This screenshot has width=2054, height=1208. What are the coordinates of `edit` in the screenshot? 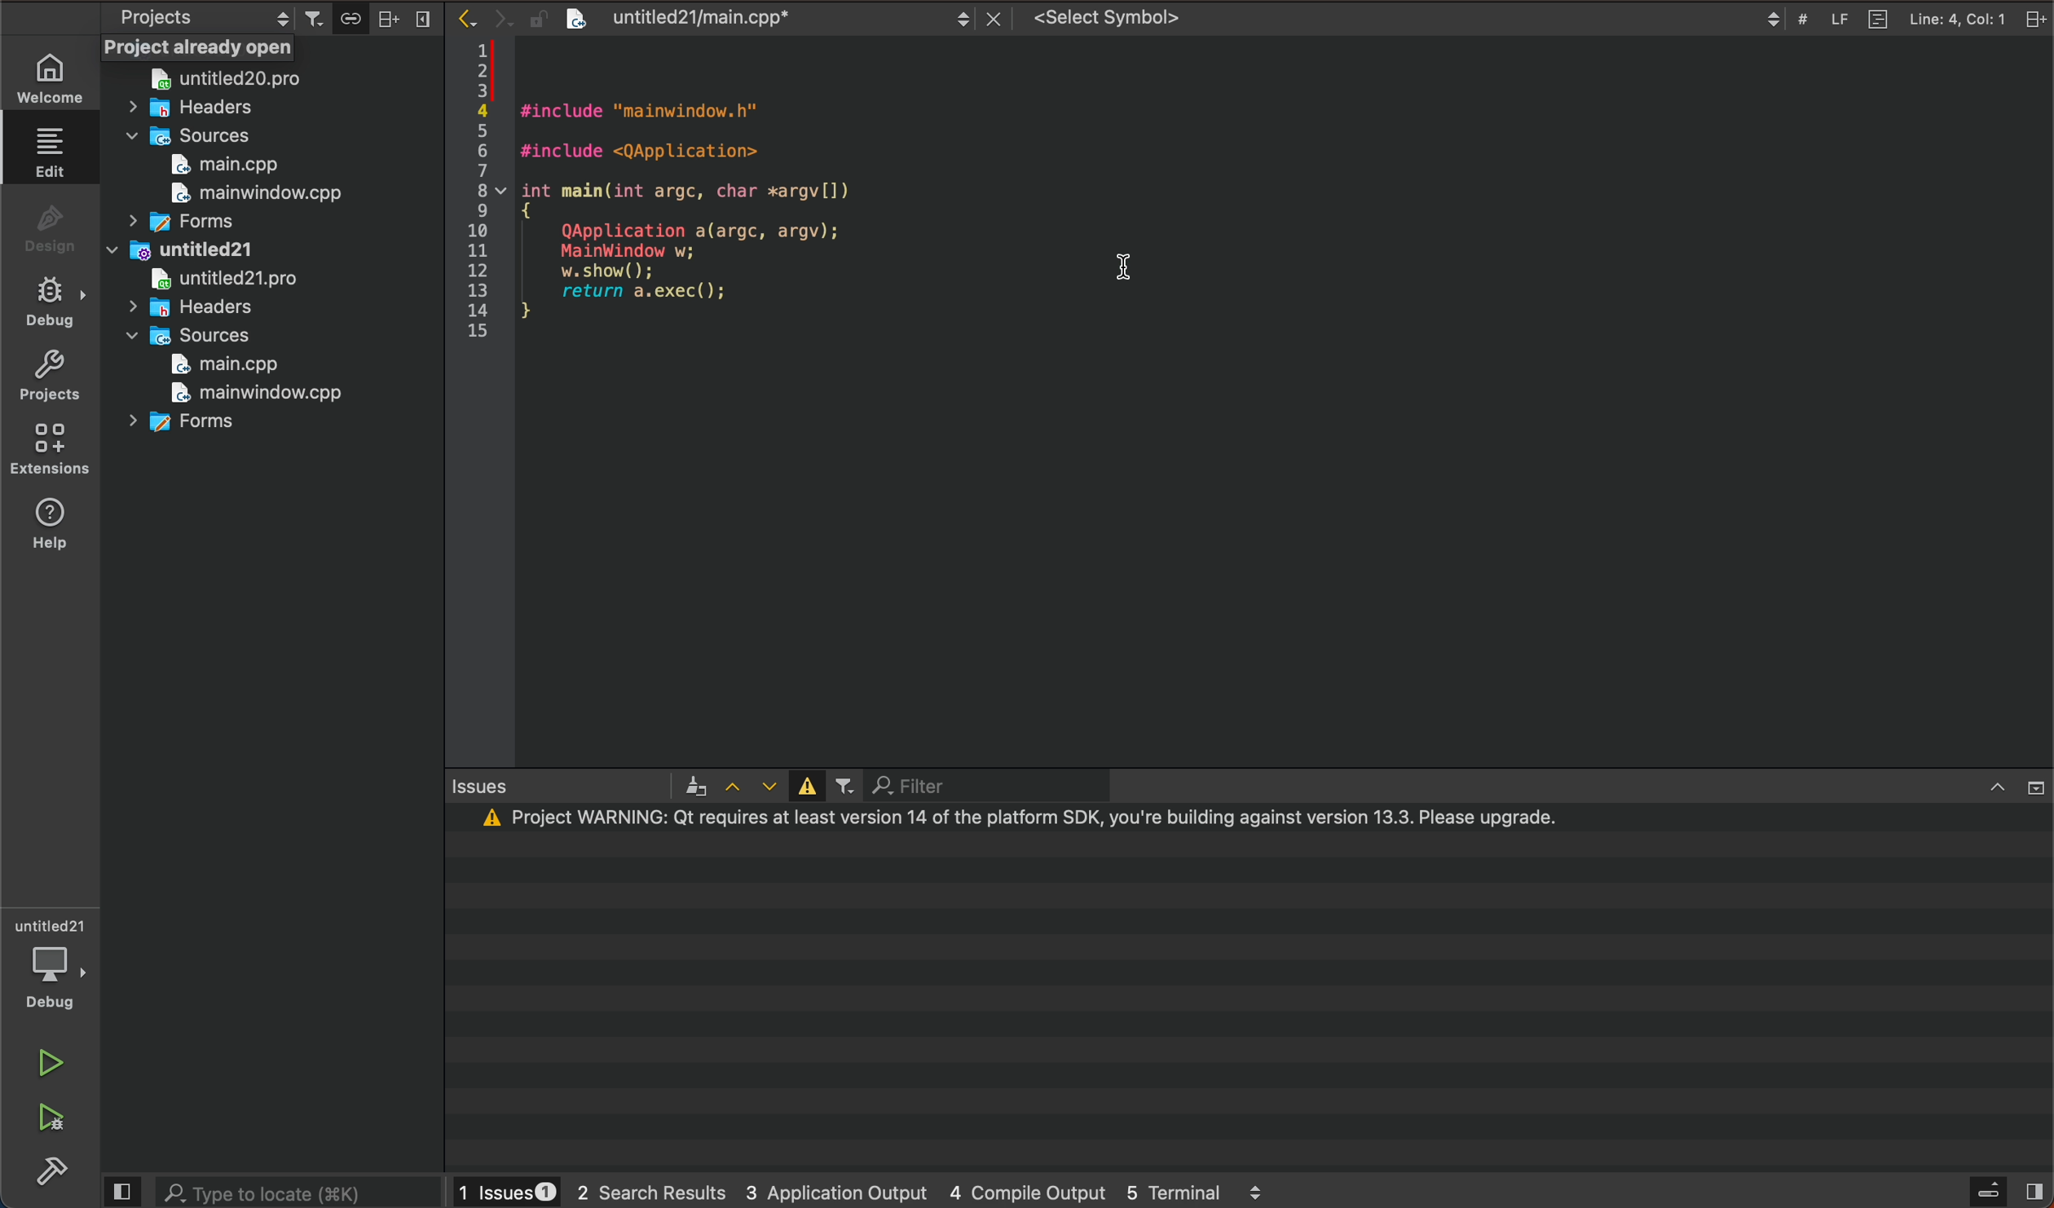 It's located at (51, 152).